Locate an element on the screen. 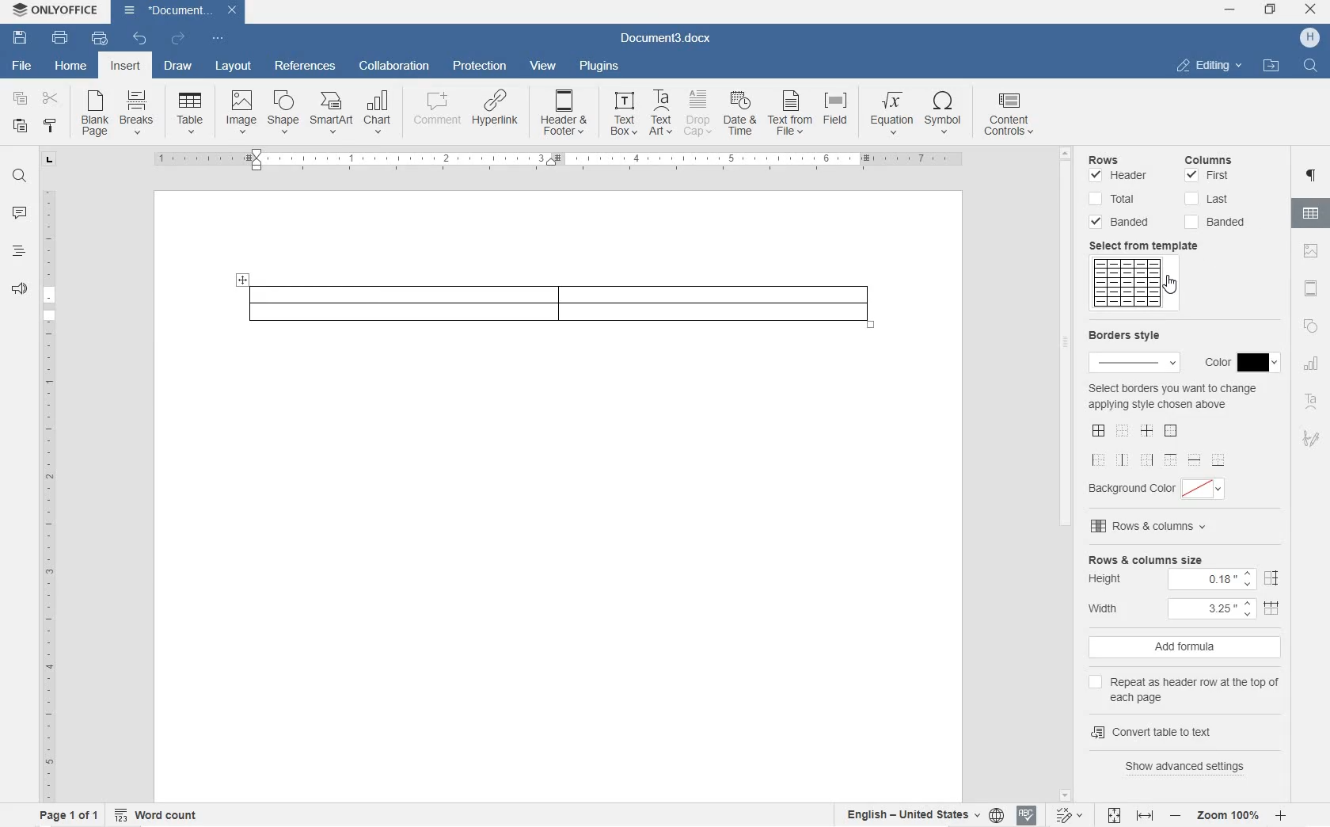  VIEW is located at coordinates (543, 66).